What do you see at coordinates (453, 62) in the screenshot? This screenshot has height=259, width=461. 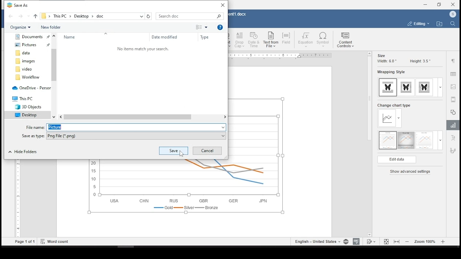 I see `paragraph settings` at bounding box center [453, 62].